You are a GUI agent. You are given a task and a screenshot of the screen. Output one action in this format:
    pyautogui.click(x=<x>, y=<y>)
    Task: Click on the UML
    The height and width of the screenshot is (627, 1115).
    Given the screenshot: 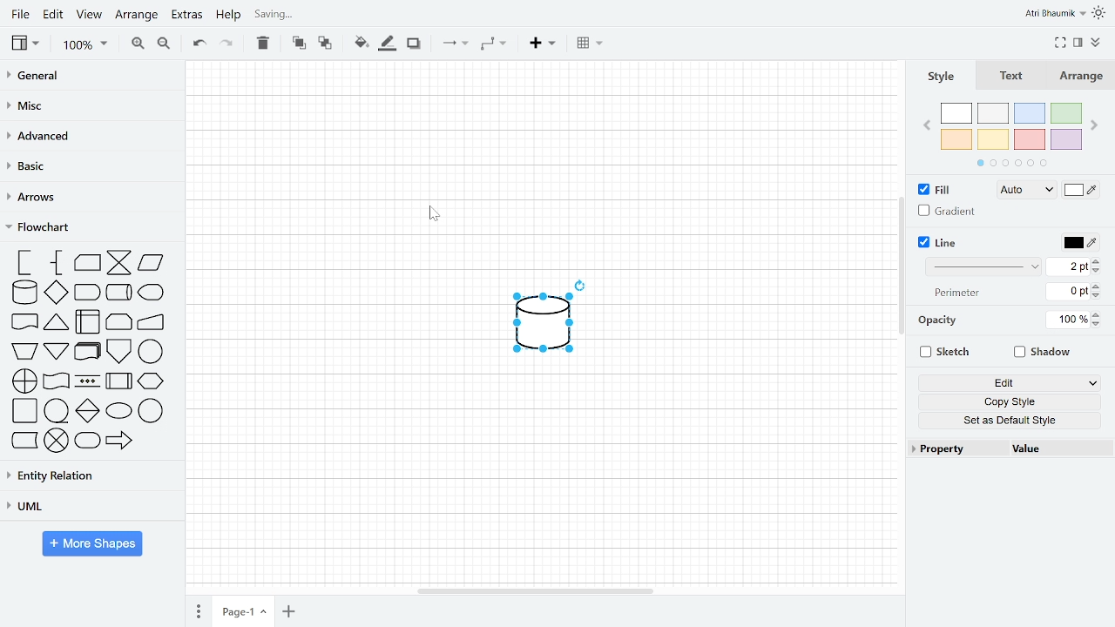 What is the action you would take?
    pyautogui.click(x=85, y=506)
    